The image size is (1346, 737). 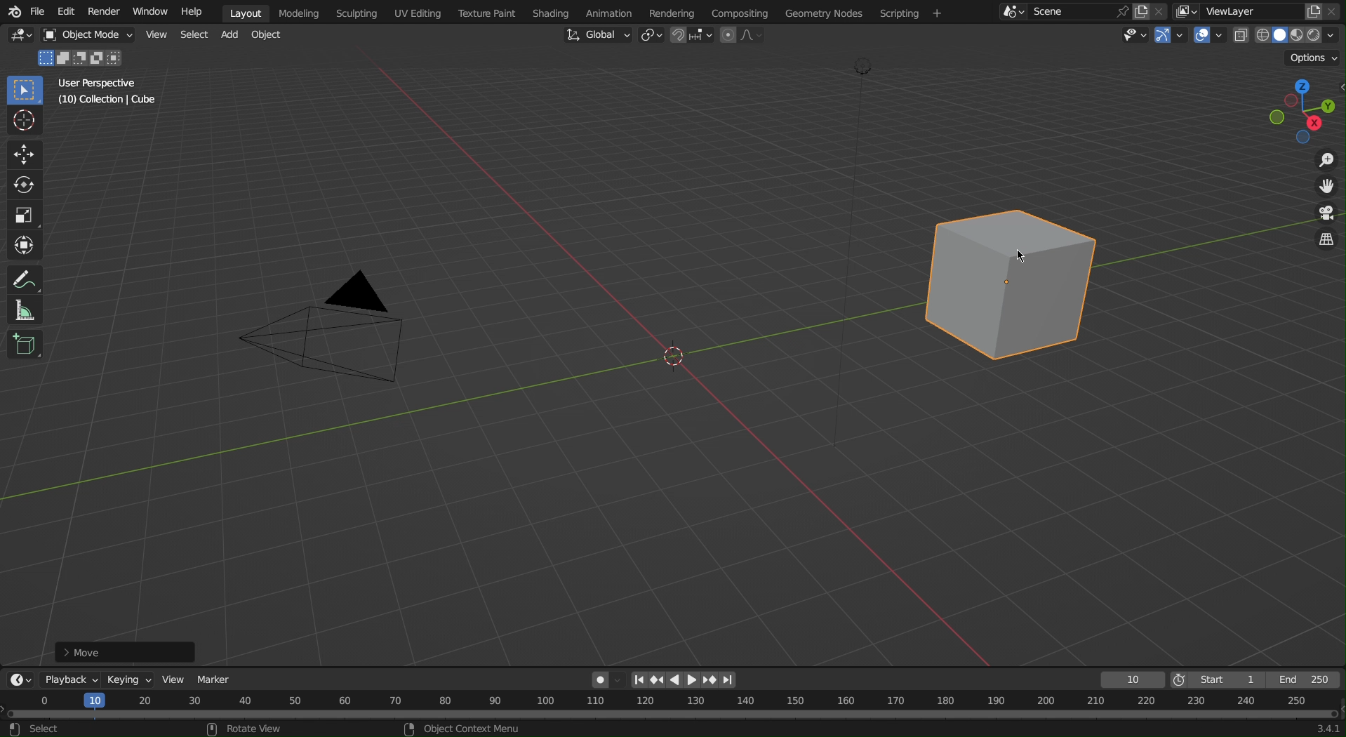 What do you see at coordinates (357, 12) in the screenshot?
I see `Sculpting` at bounding box center [357, 12].